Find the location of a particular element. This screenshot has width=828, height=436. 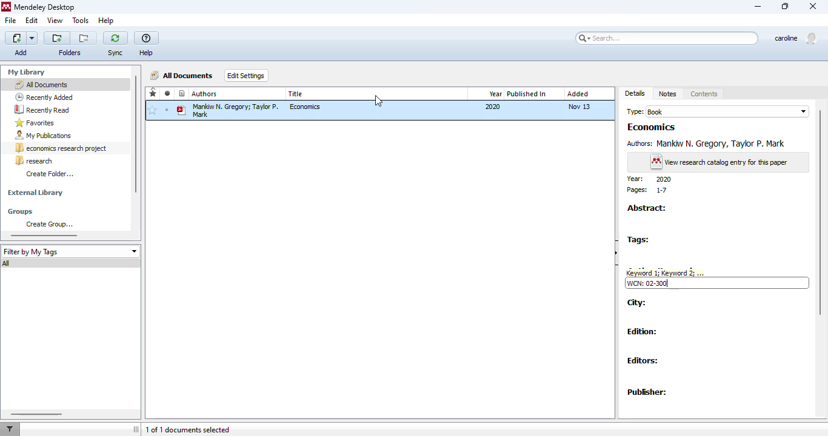

notes is located at coordinates (669, 94).